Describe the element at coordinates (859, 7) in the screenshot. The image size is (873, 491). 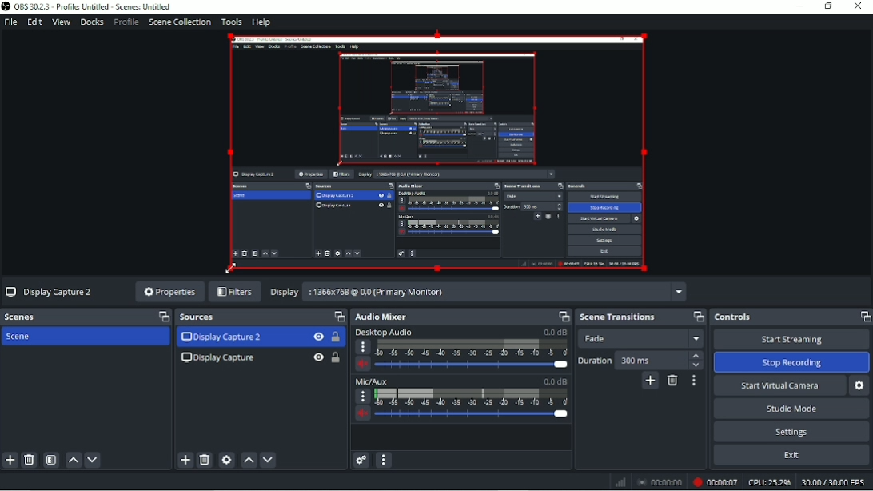
I see `Close` at that location.